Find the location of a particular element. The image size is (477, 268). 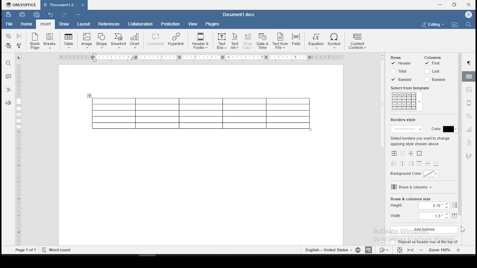

Field is located at coordinates (296, 40).